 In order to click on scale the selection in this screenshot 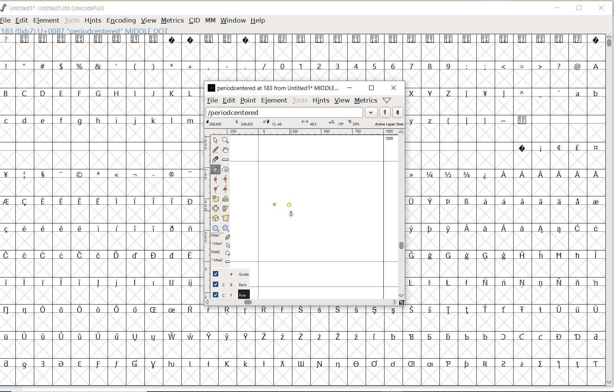, I will do `click(215, 199)`.